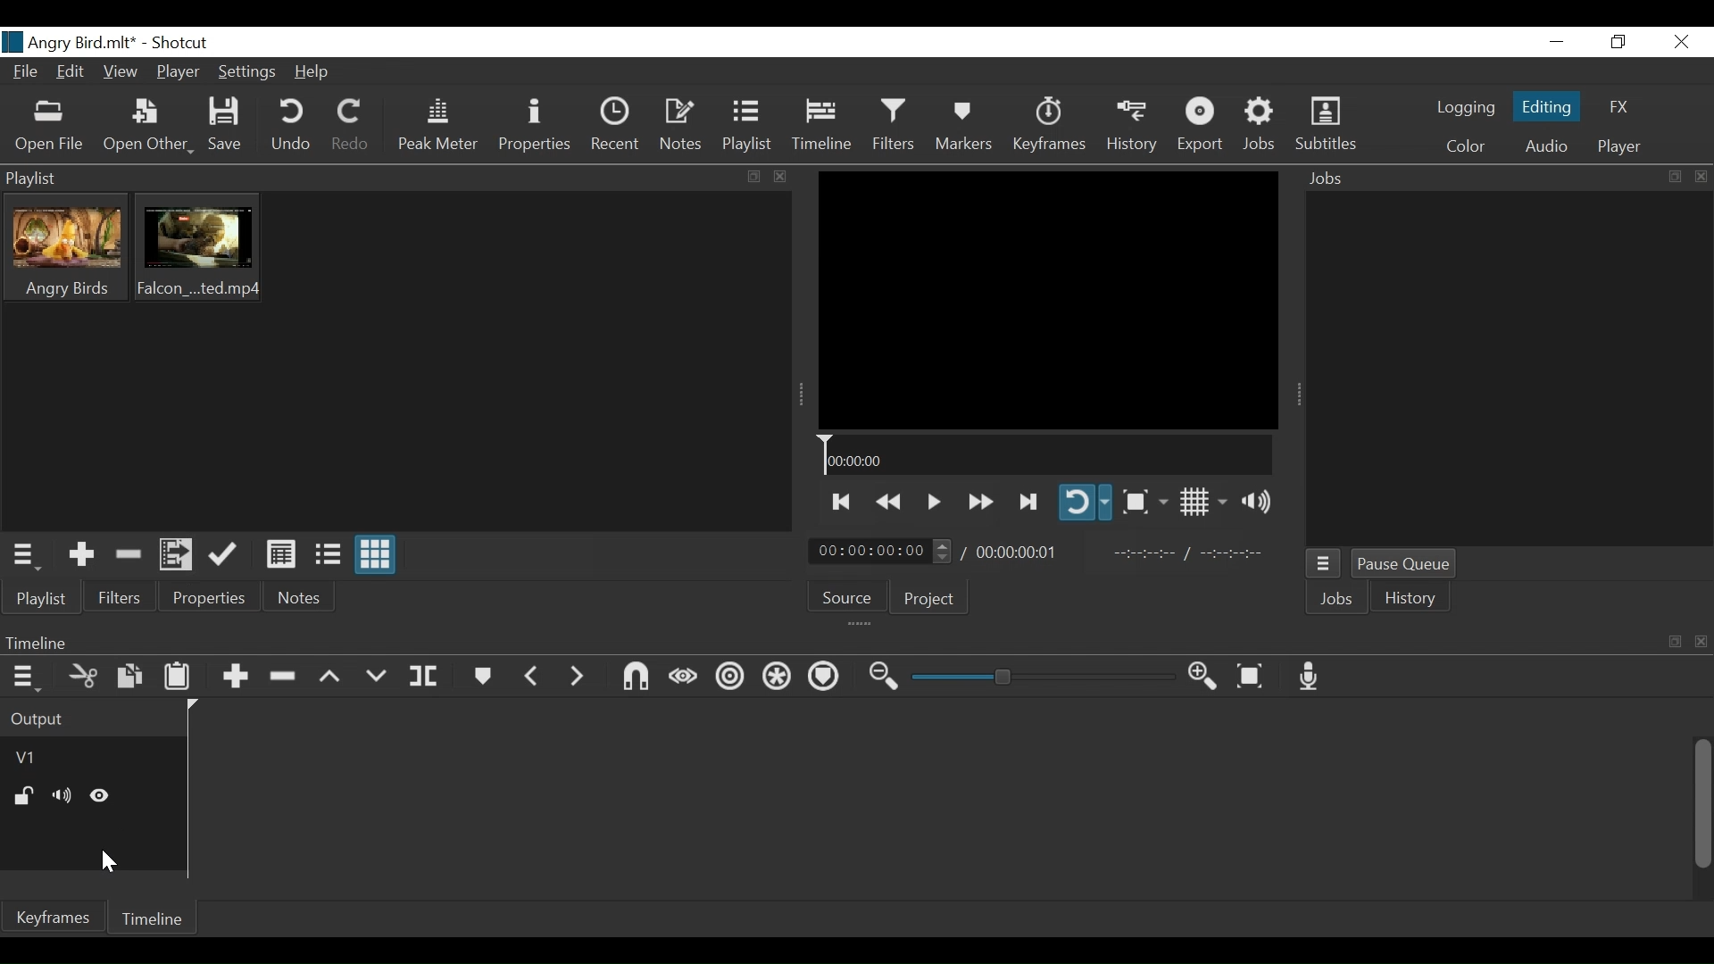 This screenshot has height=964, width=1714. Describe the element at coordinates (1619, 105) in the screenshot. I see `FX` at that location.